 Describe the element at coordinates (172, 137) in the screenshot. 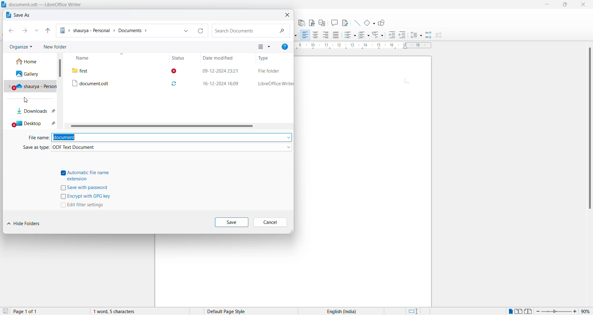

I see `file name` at that location.